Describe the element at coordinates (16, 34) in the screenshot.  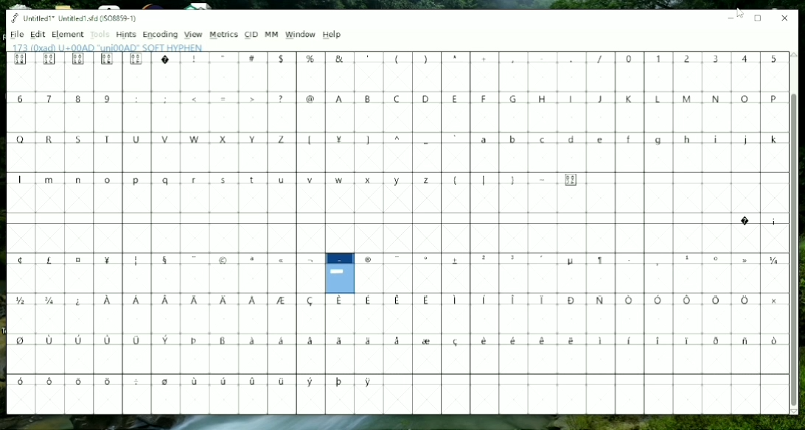
I see `File` at that location.